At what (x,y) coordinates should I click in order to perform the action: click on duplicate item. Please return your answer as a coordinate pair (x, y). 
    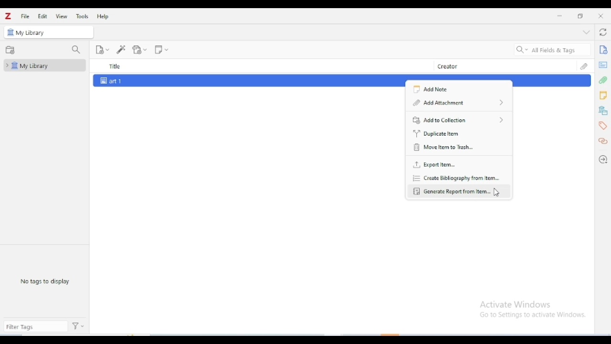
    Looking at the image, I should click on (438, 133).